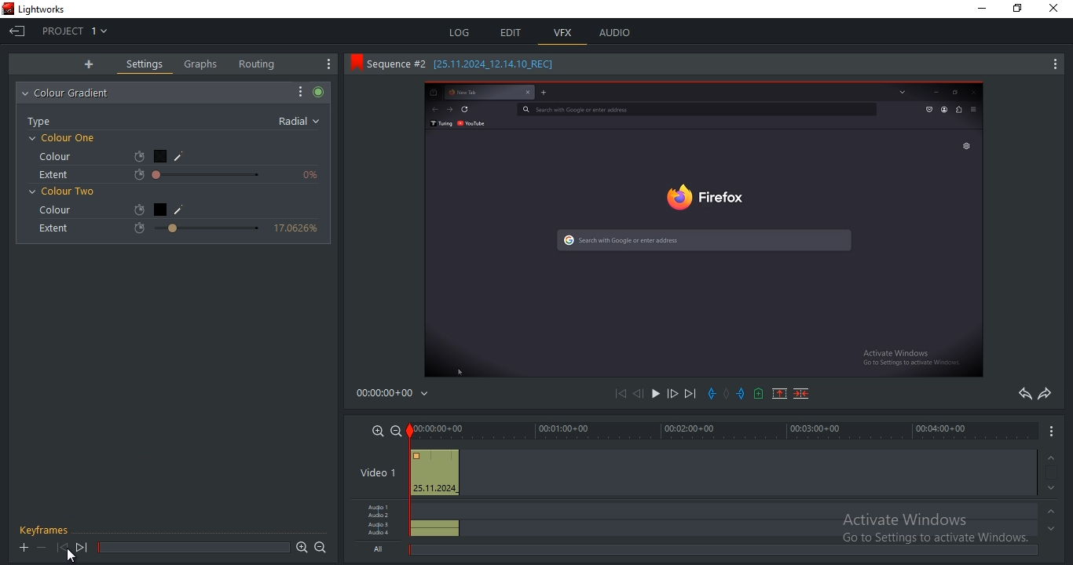 Image resolution: width=1073 pixels, height=565 pixels. I want to click on greyed out up arrow, so click(1054, 514).